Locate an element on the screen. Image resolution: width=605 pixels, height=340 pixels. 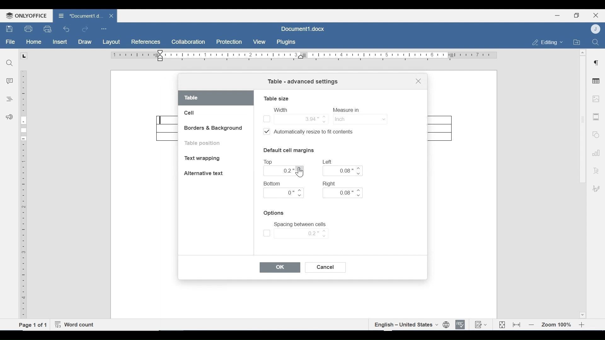
Insert is located at coordinates (59, 42).